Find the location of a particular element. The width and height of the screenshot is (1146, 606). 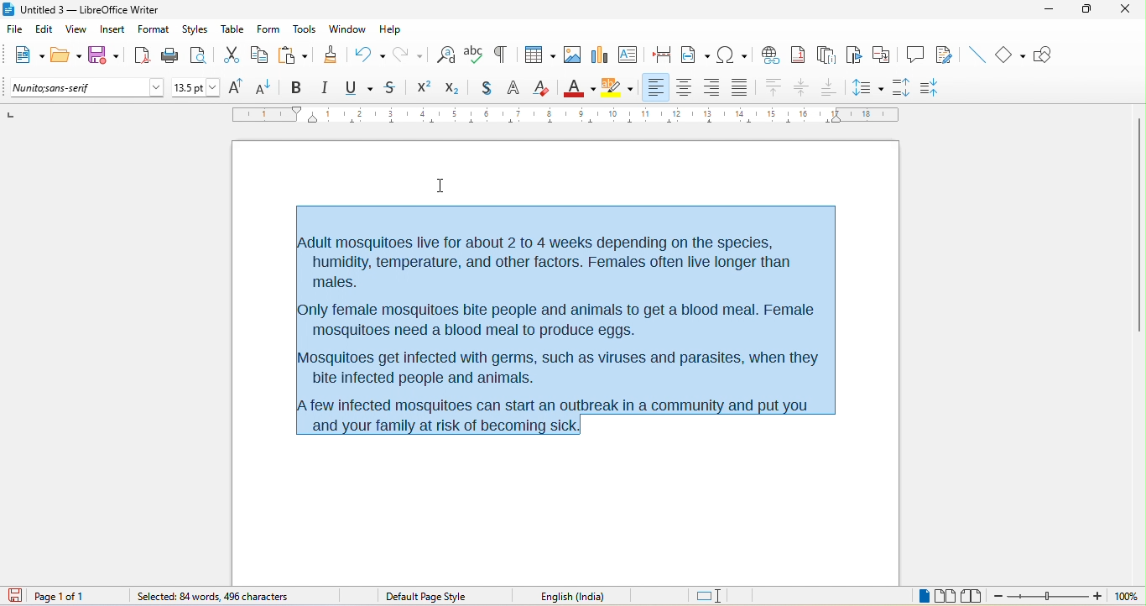

align bottom is located at coordinates (830, 86).